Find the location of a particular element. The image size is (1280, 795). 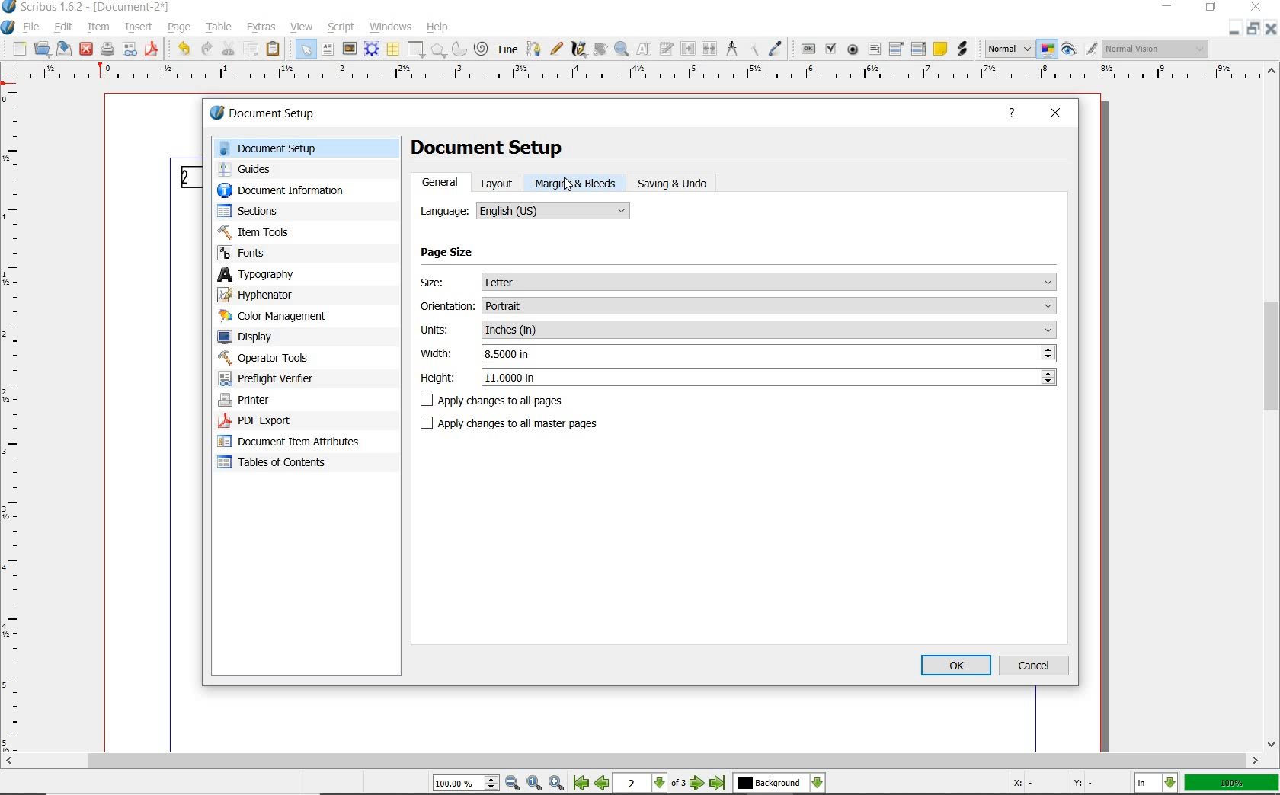

document information is located at coordinates (296, 191).